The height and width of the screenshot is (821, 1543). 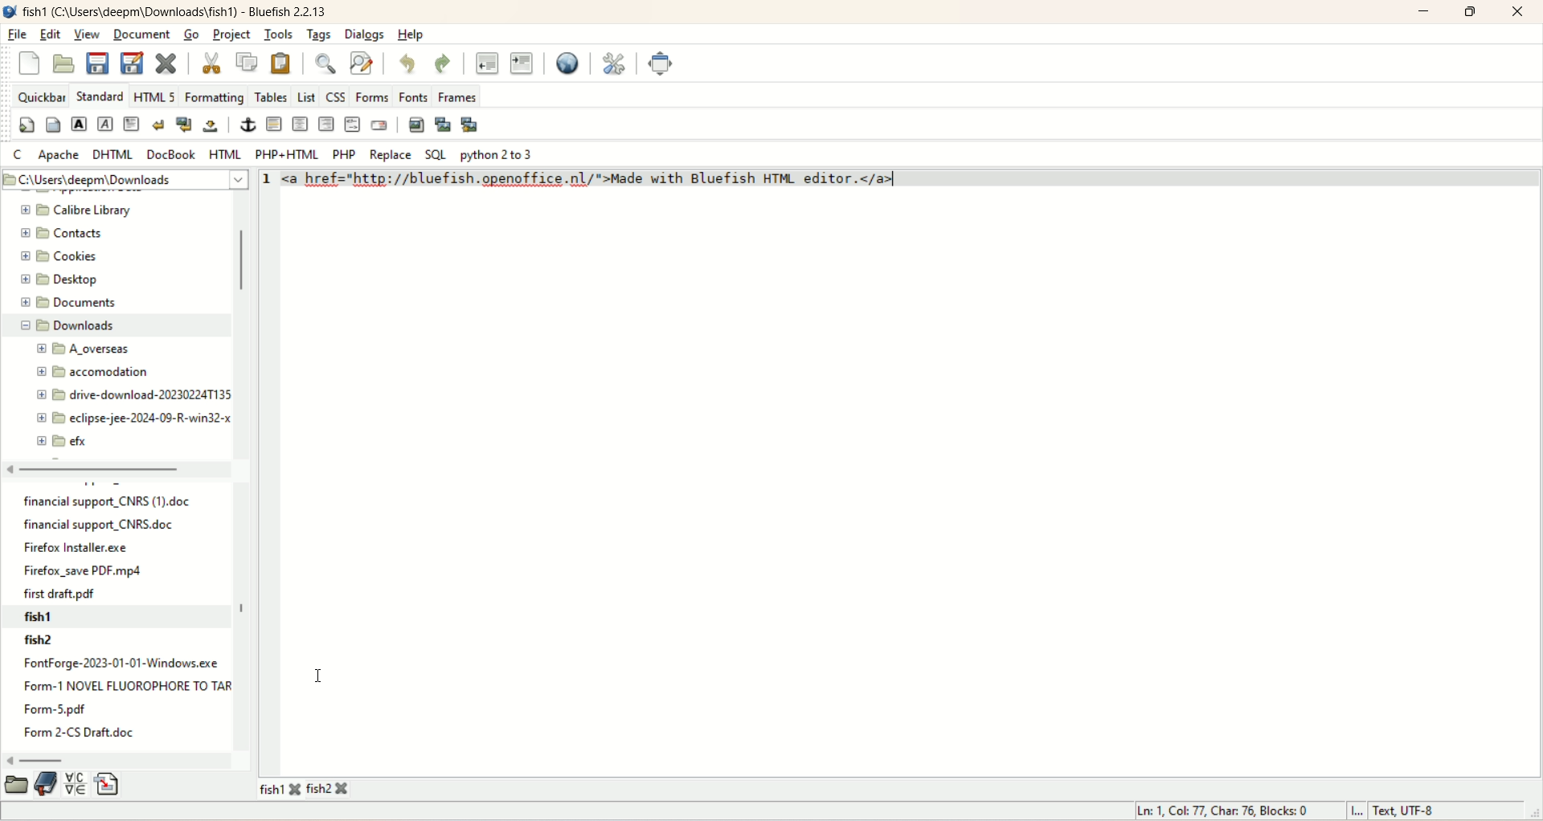 What do you see at coordinates (190, 35) in the screenshot?
I see `go` at bounding box center [190, 35].